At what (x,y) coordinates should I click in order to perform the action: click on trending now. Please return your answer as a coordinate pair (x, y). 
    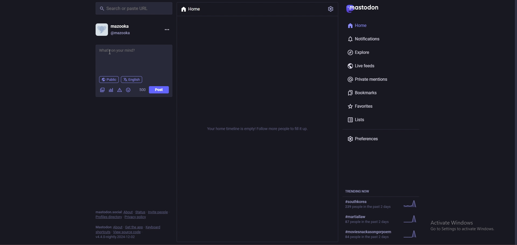
    Looking at the image, I should click on (362, 191).